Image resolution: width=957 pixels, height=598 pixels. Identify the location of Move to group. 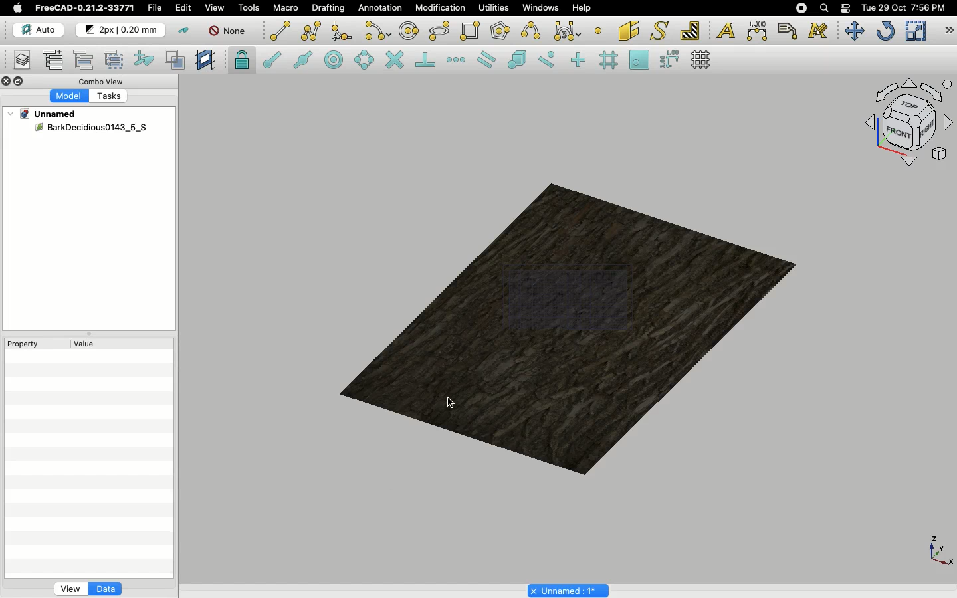
(86, 60).